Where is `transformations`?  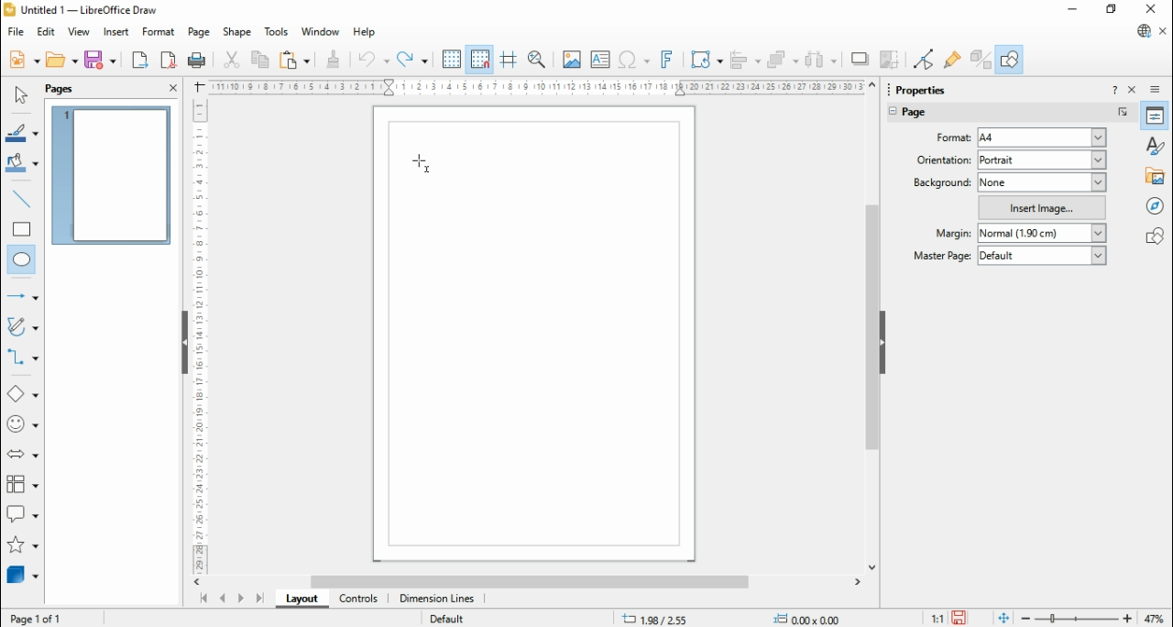 transformations is located at coordinates (705, 60).